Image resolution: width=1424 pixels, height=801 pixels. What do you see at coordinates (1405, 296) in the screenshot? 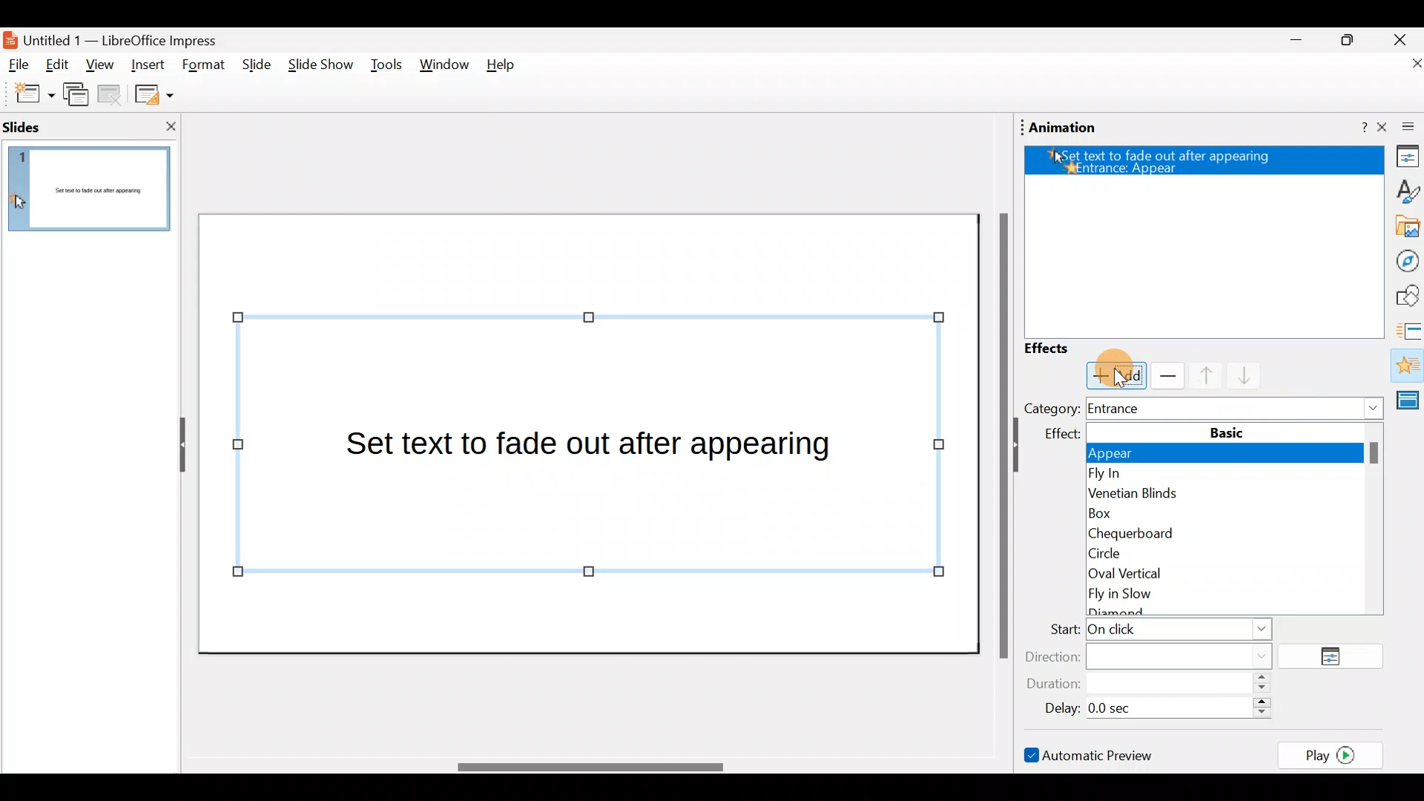
I see `Shapes` at bounding box center [1405, 296].